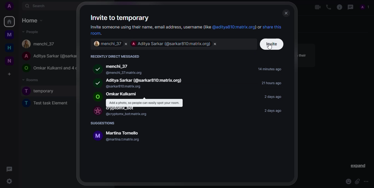  Describe the element at coordinates (217, 45) in the screenshot. I see `clear` at that location.